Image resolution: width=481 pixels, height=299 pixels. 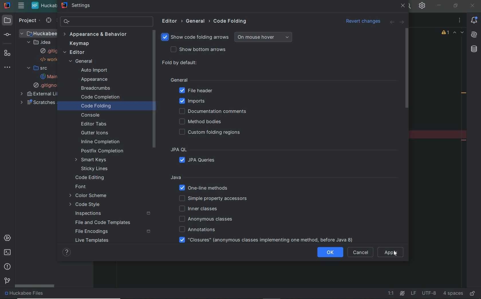 I want to click on settings, so click(x=422, y=6).